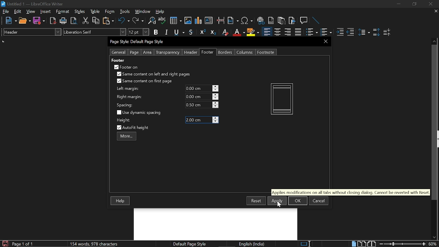 This screenshot has height=247, width=439. What do you see at coordinates (189, 52) in the screenshot?
I see `Header` at bounding box center [189, 52].